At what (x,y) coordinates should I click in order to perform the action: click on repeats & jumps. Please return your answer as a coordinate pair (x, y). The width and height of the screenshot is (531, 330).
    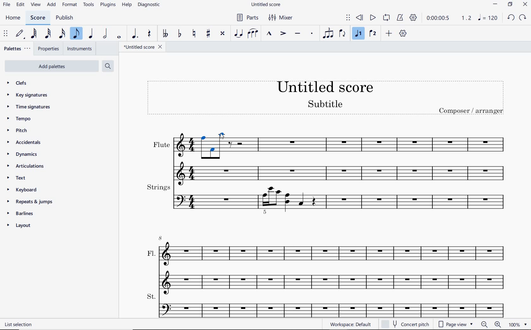
    Looking at the image, I should click on (29, 202).